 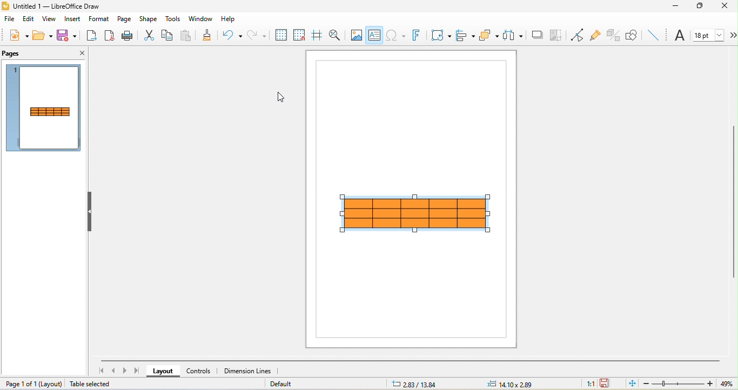 I want to click on hide, so click(x=91, y=213).